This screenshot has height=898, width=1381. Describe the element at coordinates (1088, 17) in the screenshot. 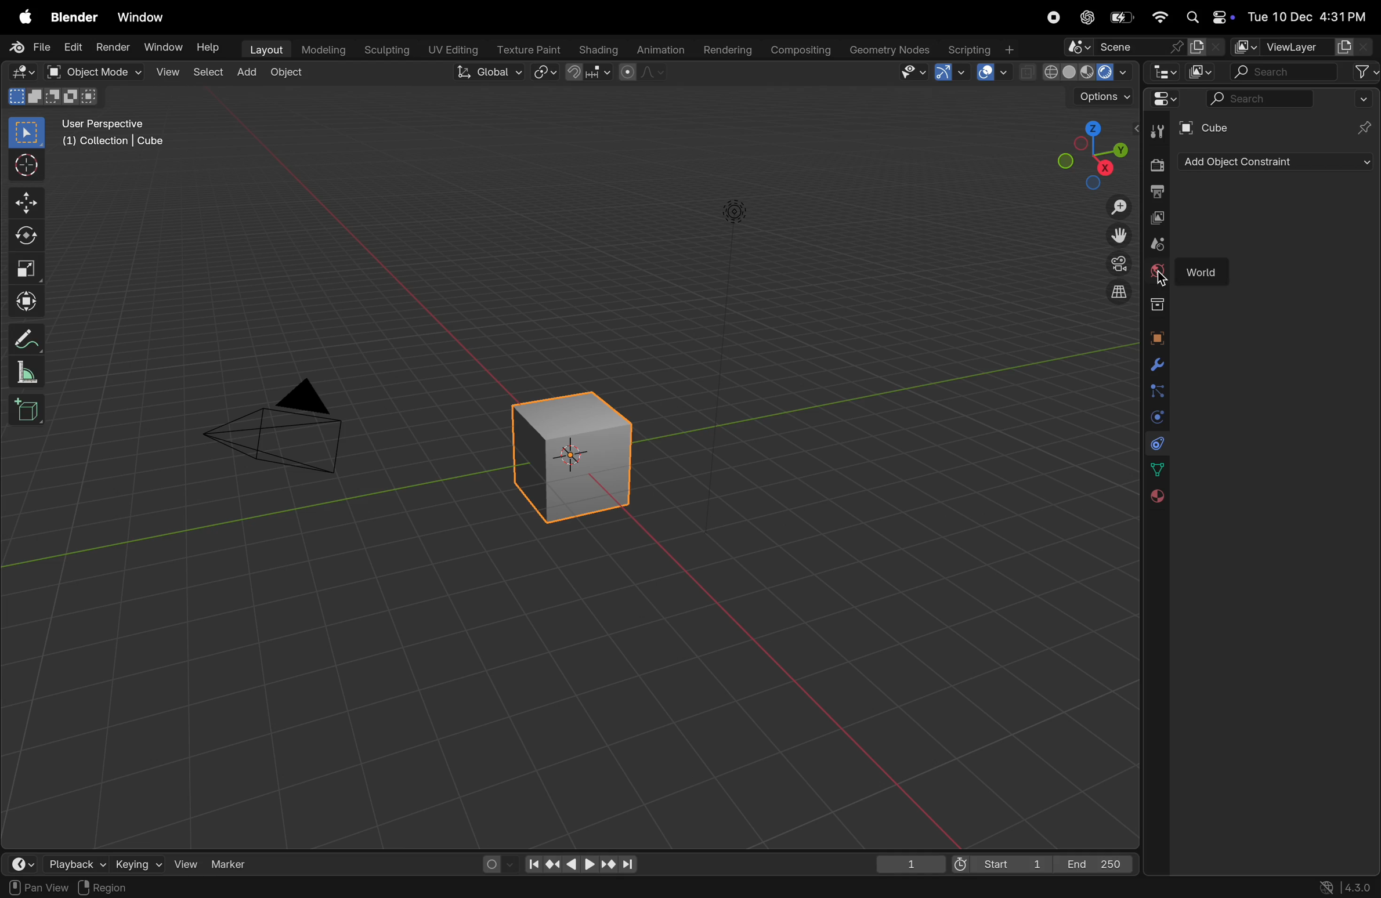

I see `chatgpt` at that location.